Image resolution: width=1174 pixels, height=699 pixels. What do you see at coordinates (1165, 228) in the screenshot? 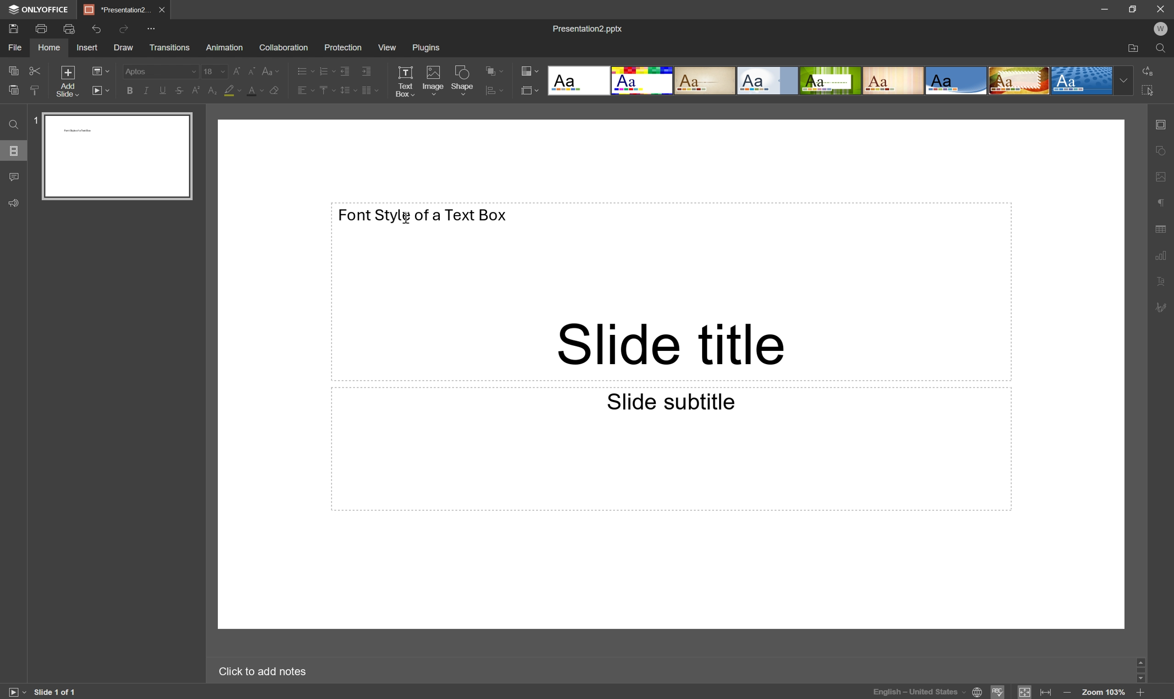
I see `Table settings` at bounding box center [1165, 228].